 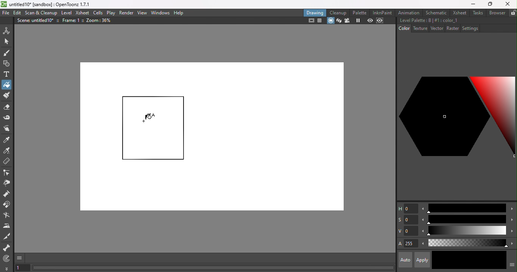 I want to click on Style picker tool, so click(x=8, y=139).